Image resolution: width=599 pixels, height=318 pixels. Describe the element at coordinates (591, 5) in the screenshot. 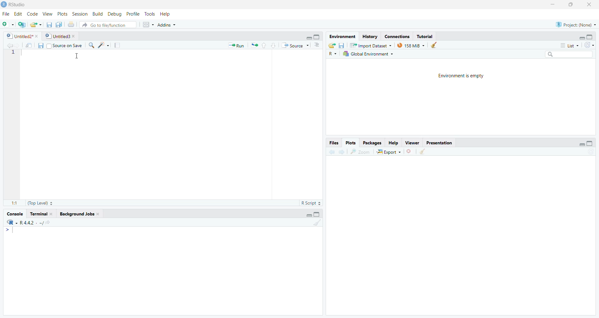

I see `close` at that location.